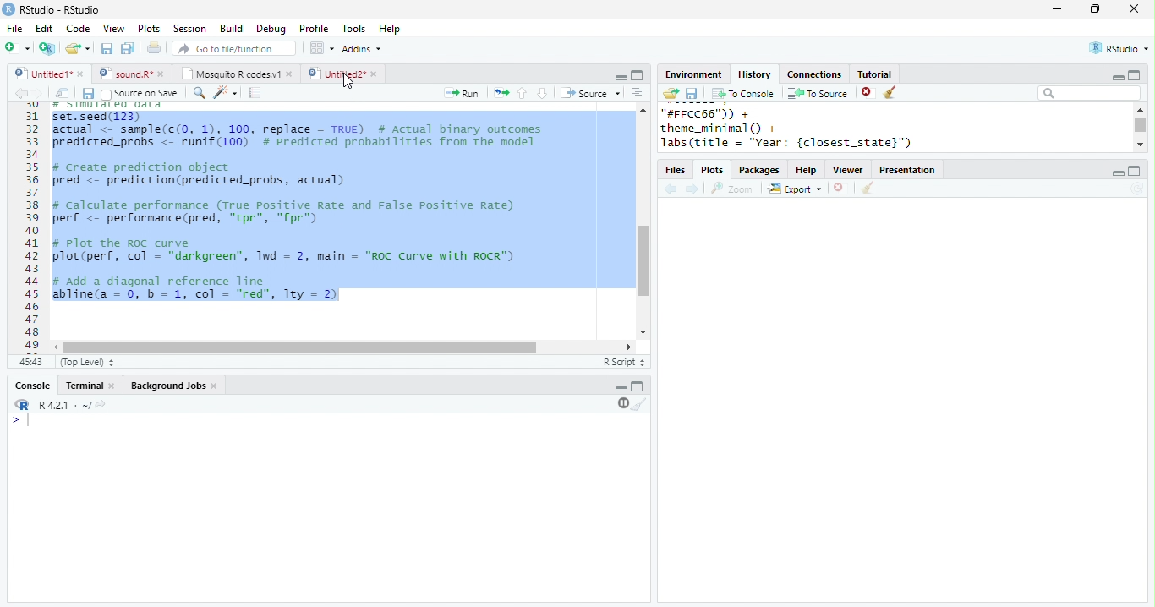  Describe the element at coordinates (82, 74) in the screenshot. I see `close` at that location.